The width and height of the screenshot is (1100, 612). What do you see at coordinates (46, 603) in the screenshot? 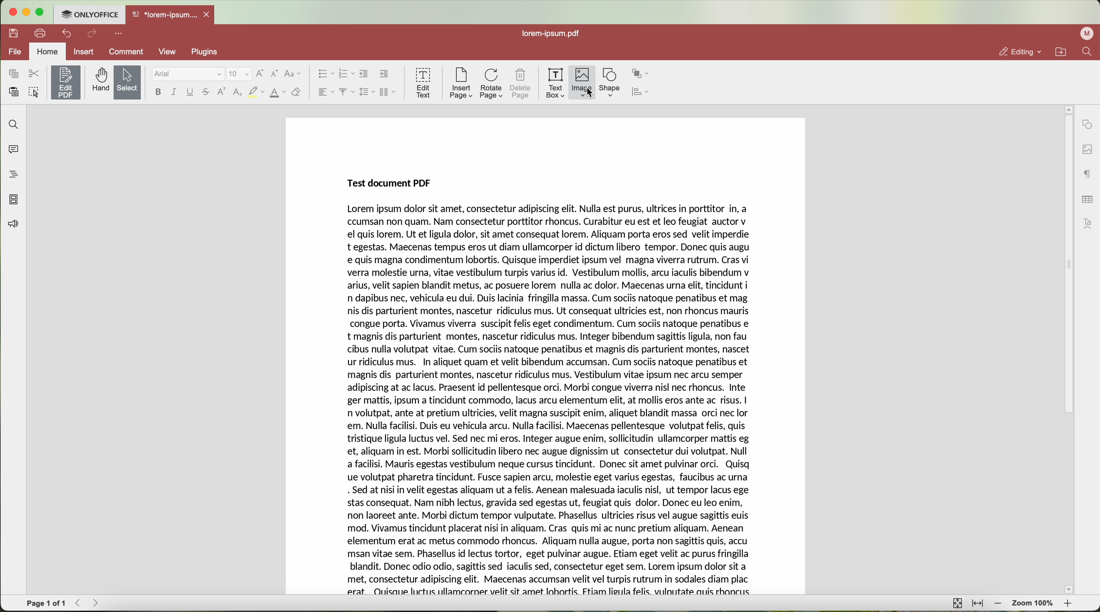
I see `page 1 of 1` at bounding box center [46, 603].